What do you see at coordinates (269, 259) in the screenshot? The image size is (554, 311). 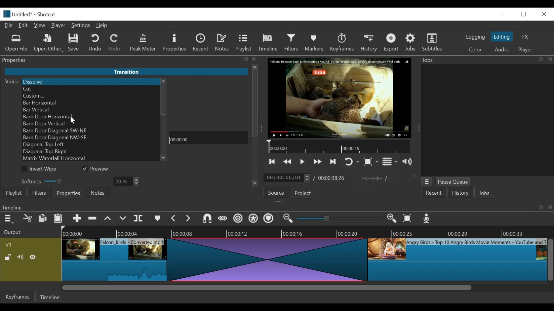 I see `transition` at bounding box center [269, 259].